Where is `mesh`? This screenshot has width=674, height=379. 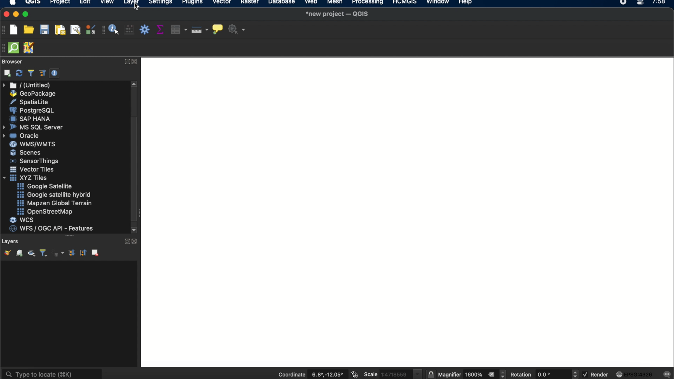
mesh is located at coordinates (335, 3).